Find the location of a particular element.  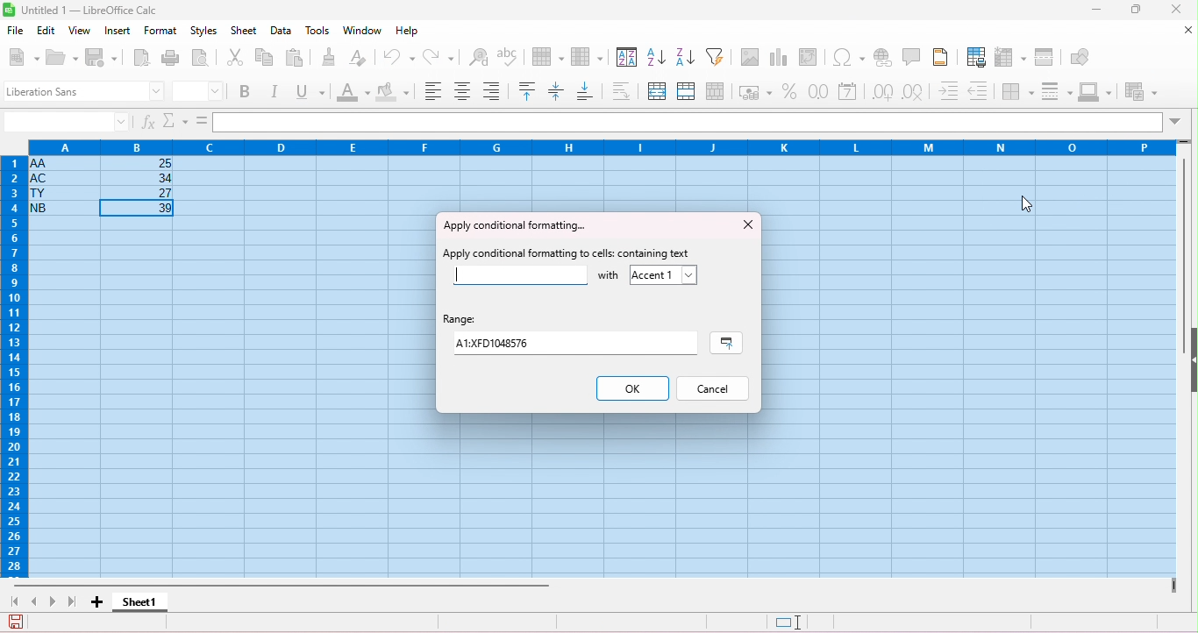

row is located at coordinates (547, 56).